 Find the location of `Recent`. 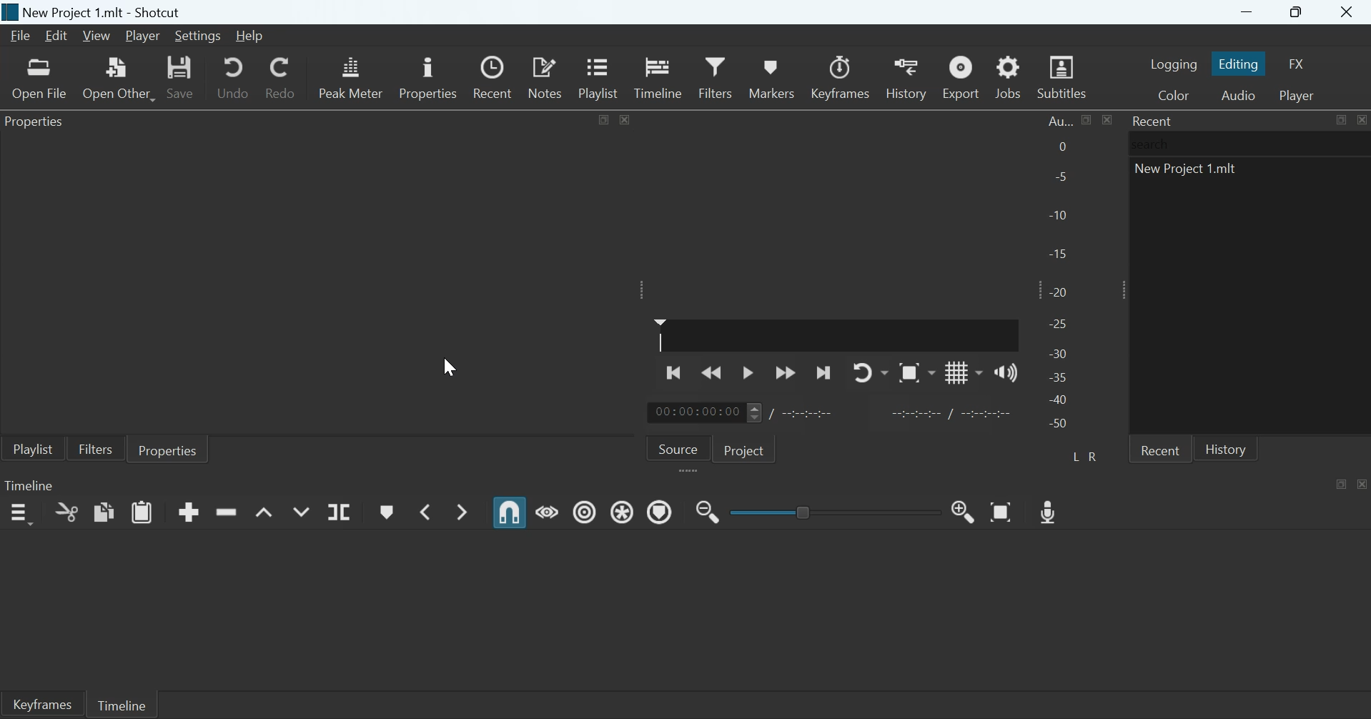

Recent is located at coordinates (495, 77).